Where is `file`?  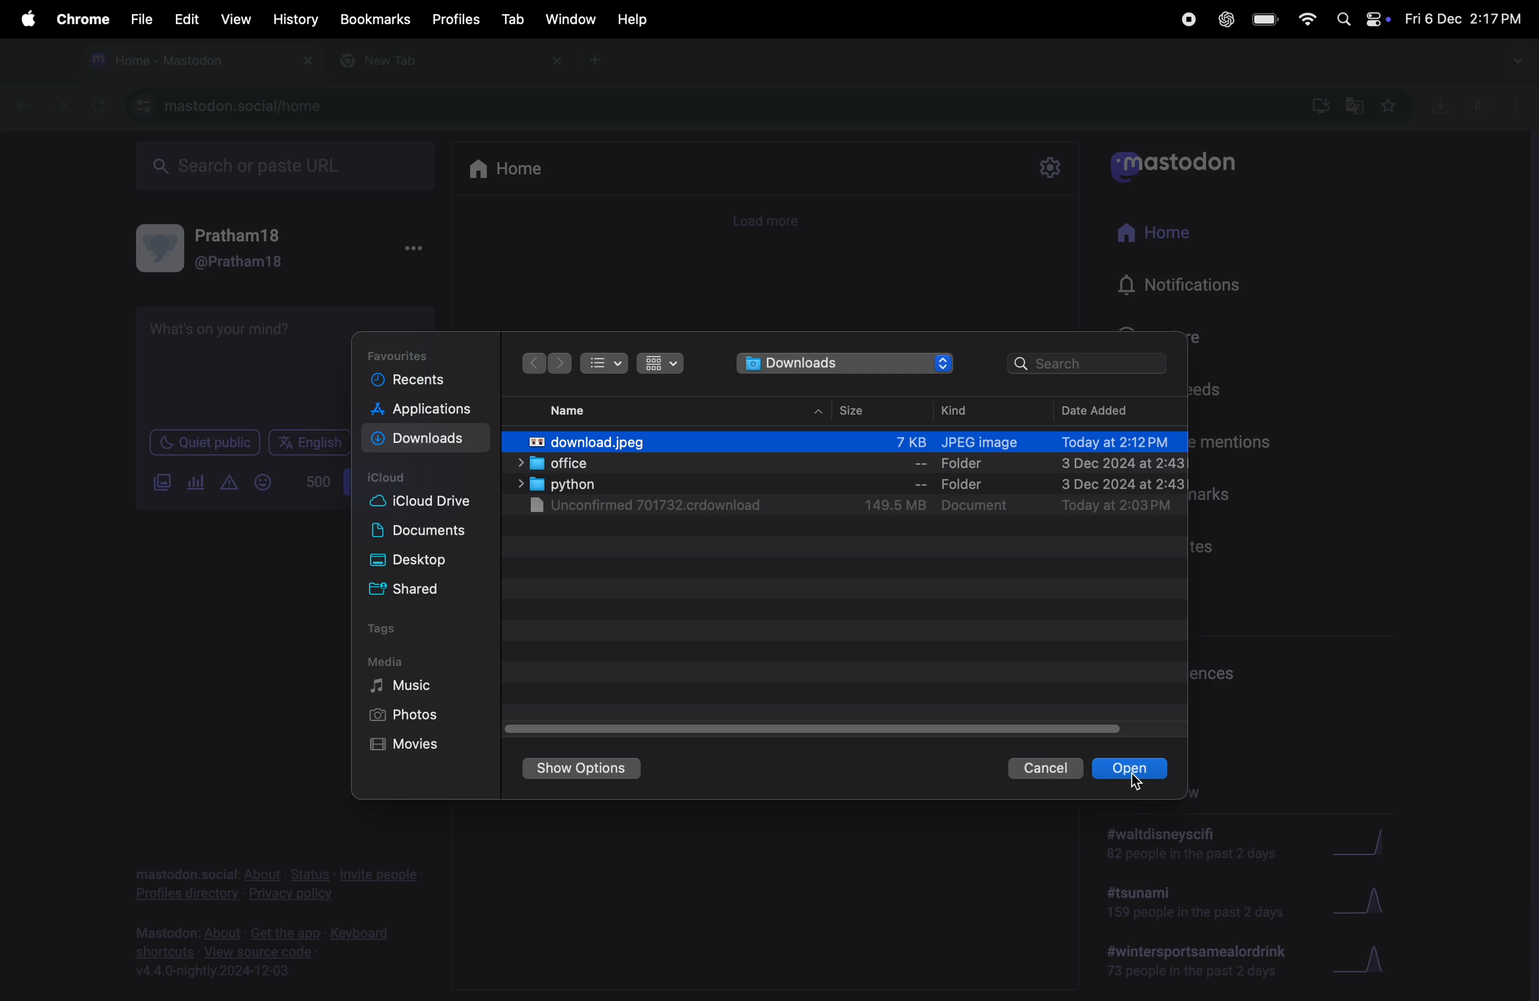
file is located at coordinates (142, 20).